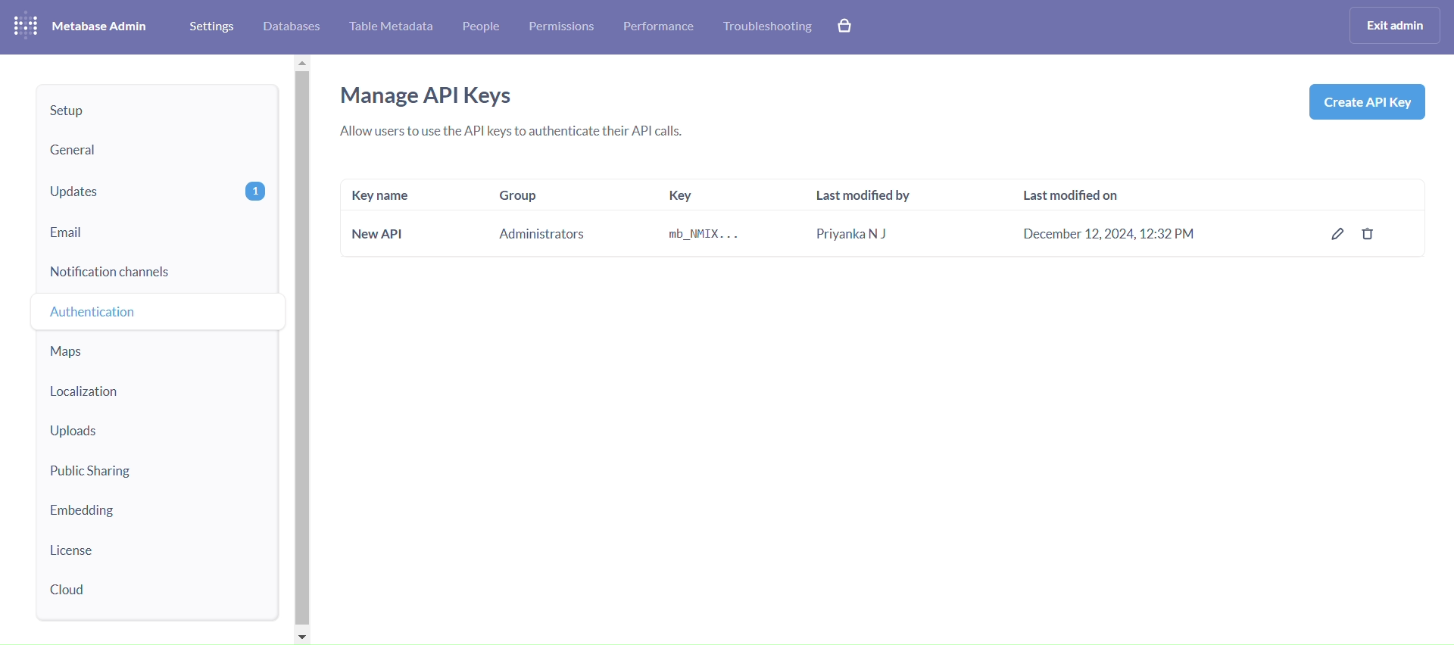  I want to click on performance, so click(662, 28).